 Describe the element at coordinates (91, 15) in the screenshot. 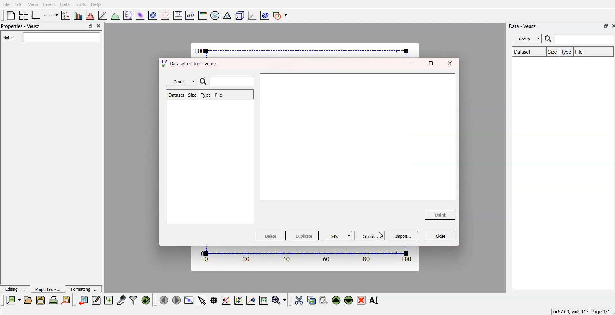

I see `histogram of dataset` at that location.